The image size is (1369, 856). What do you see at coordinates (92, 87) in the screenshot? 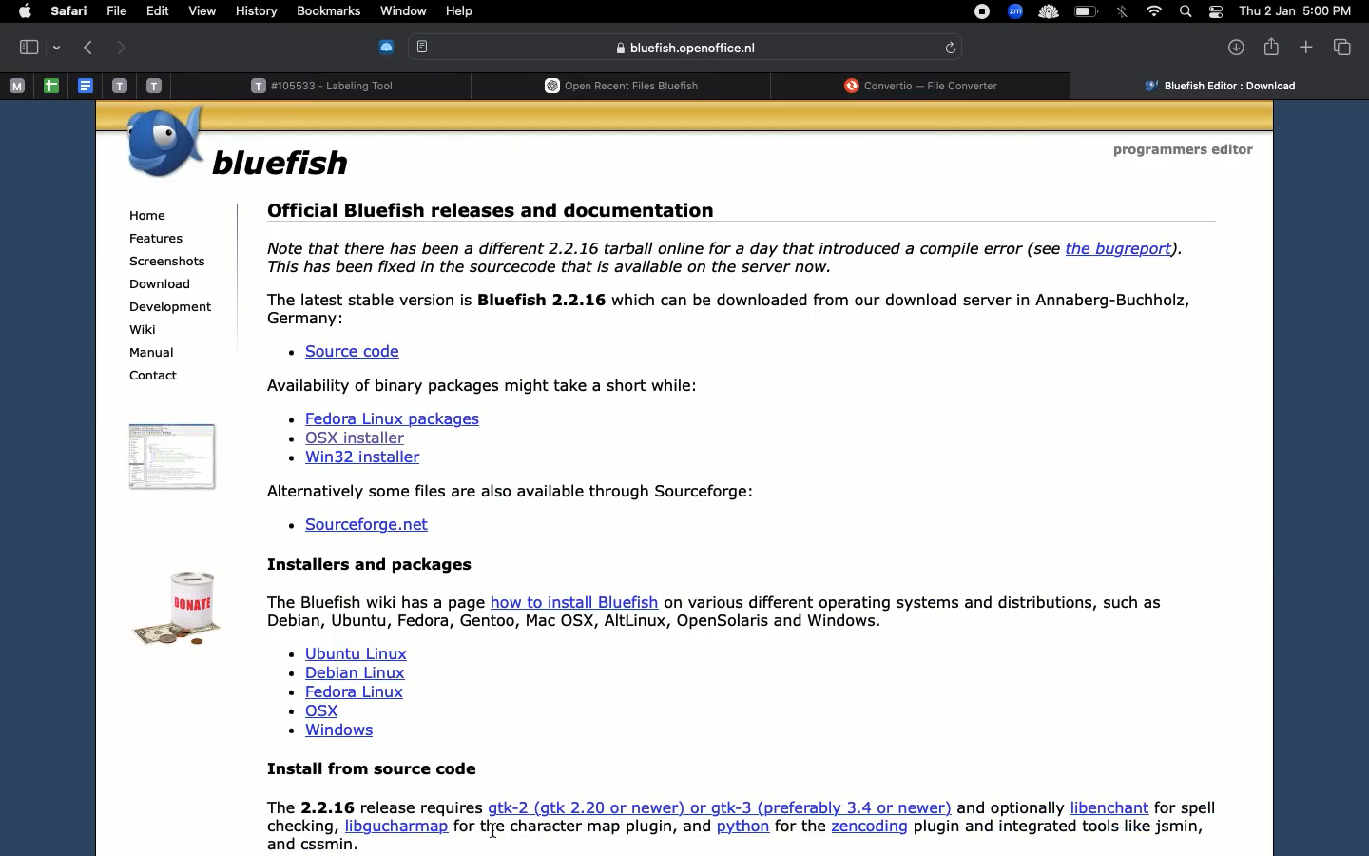
I see `pinned tabs` at bounding box center [92, 87].